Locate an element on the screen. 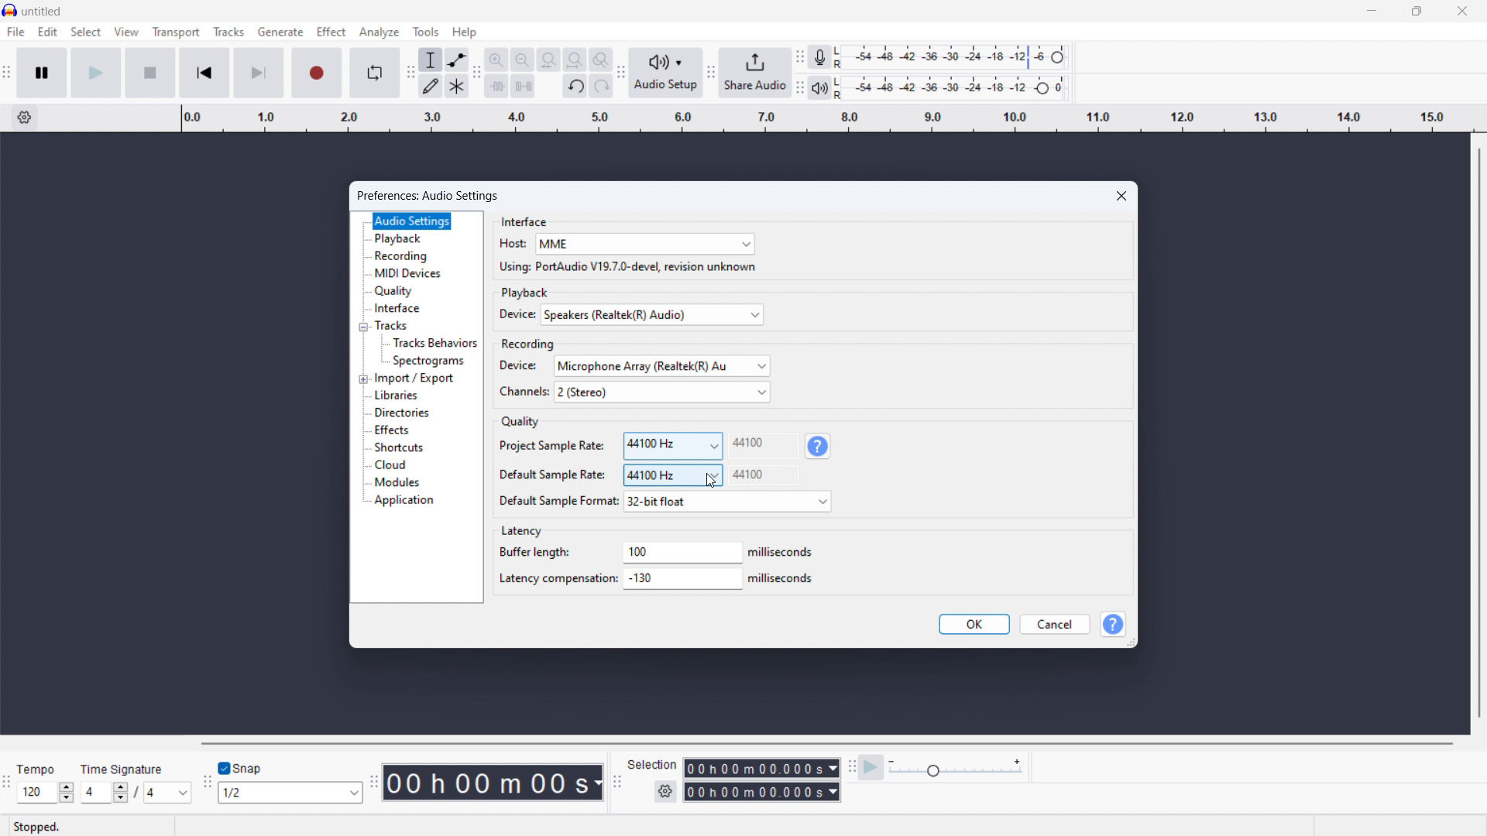 Image resolution: width=1487 pixels, height=836 pixels. collapse is located at coordinates (364, 327).